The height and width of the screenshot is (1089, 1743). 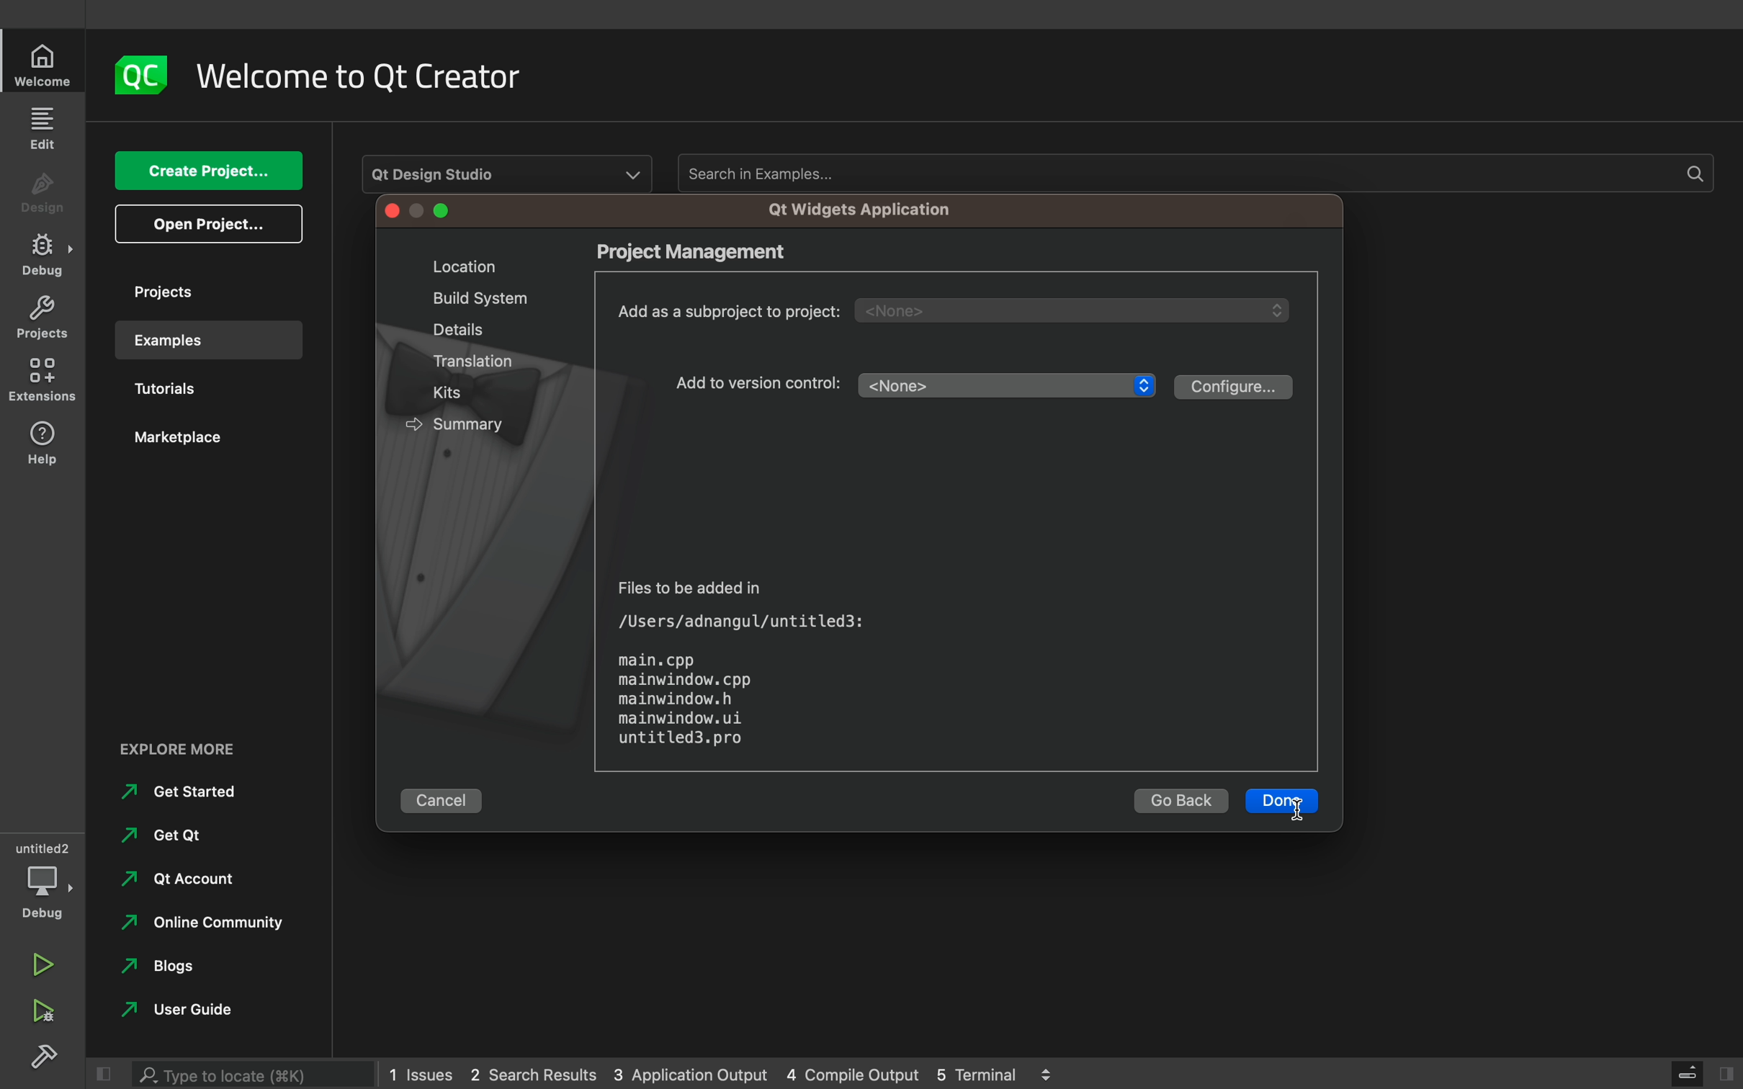 I want to click on increase/decrease button, so click(x=1144, y=391).